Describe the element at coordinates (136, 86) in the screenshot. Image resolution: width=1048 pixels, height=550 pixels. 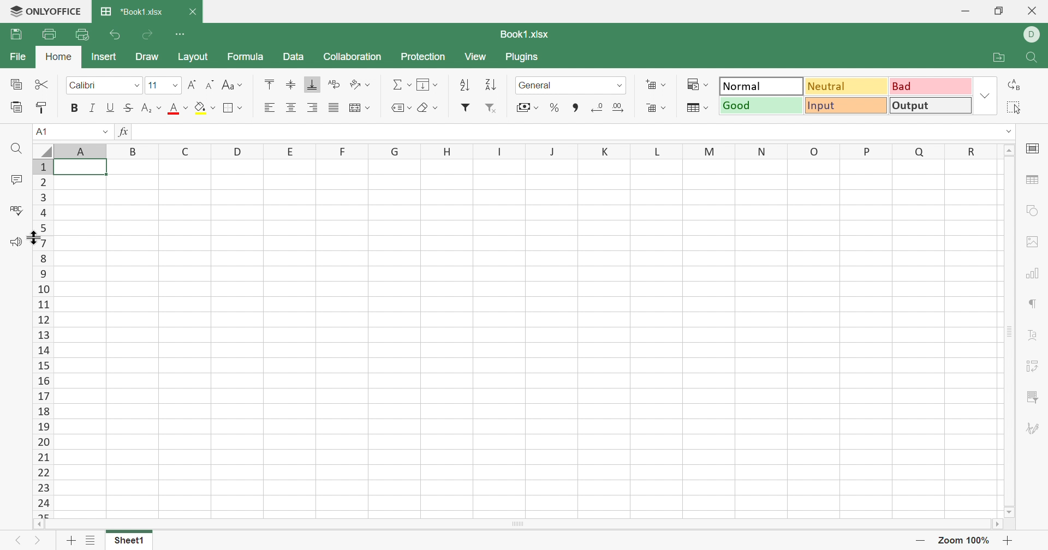
I see `Drop Down` at that location.